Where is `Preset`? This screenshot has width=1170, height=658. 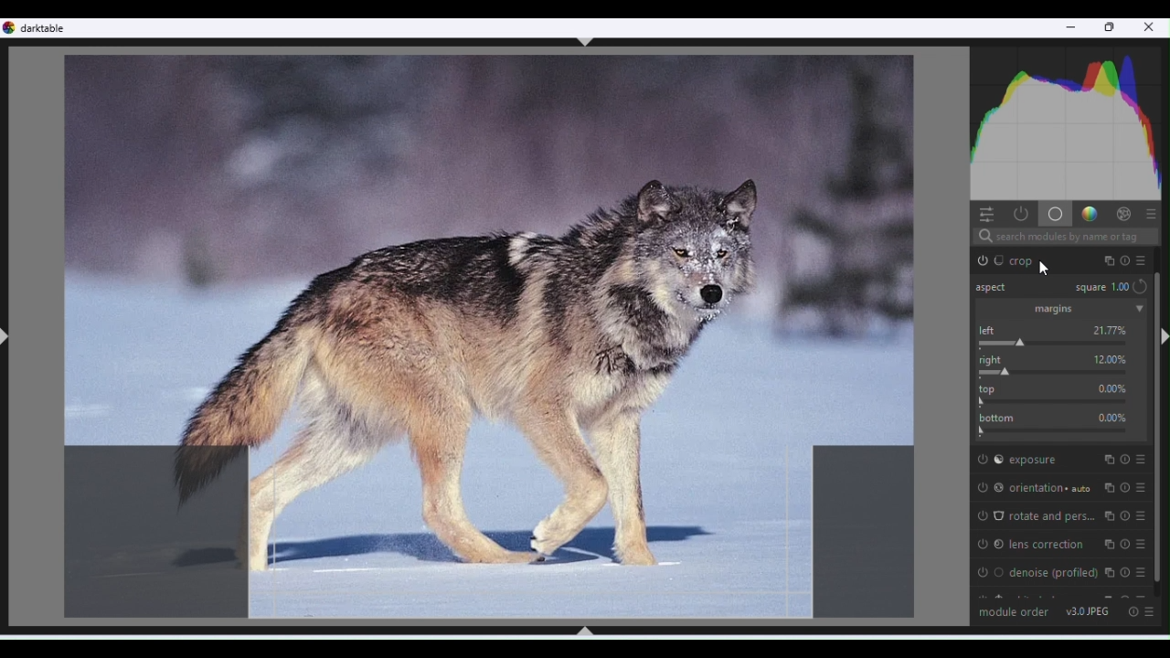
Preset is located at coordinates (1153, 612).